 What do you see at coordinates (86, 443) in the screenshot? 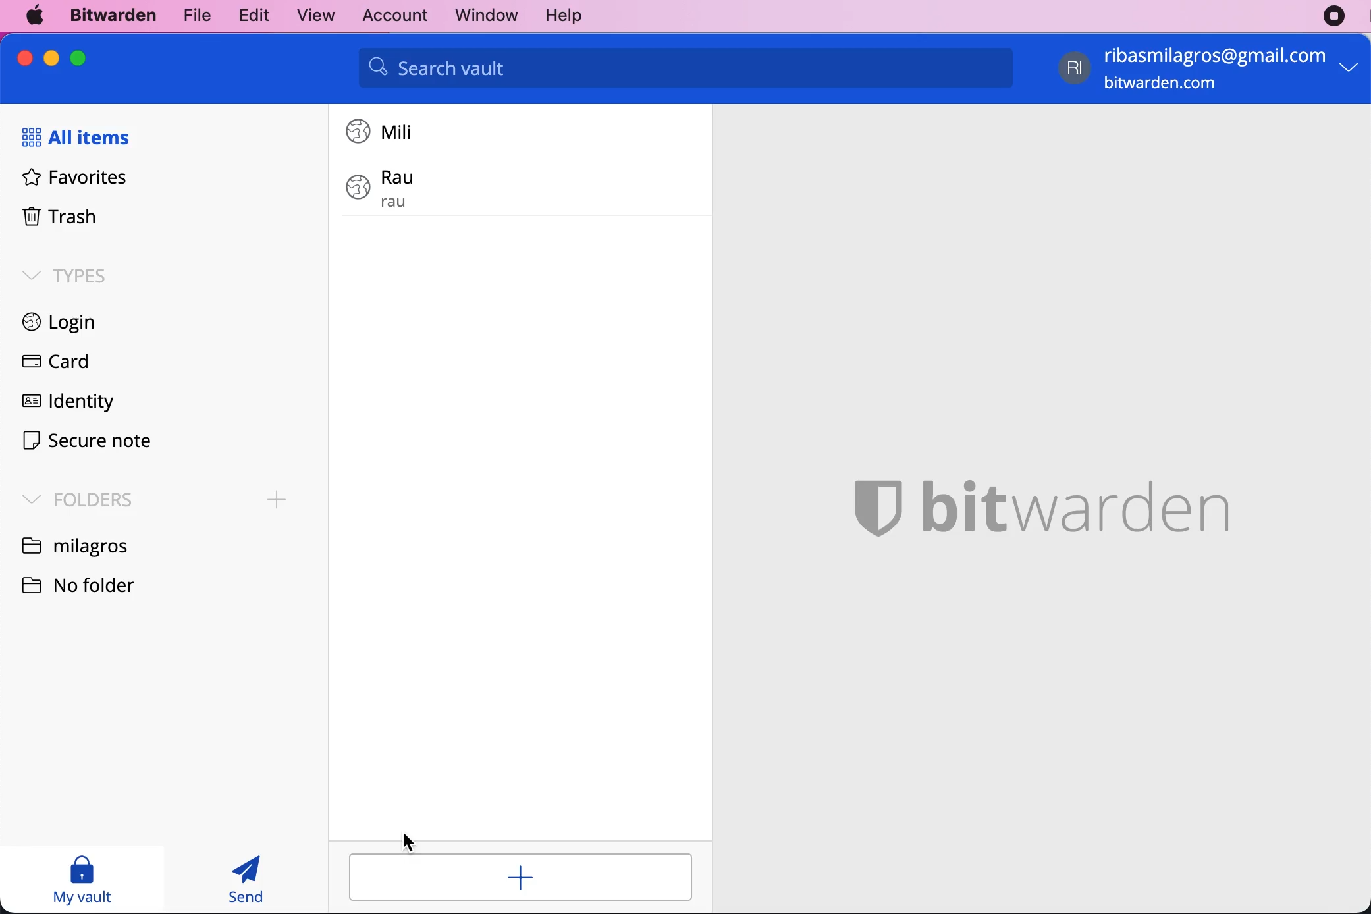
I see `secure note` at bounding box center [86, 443].